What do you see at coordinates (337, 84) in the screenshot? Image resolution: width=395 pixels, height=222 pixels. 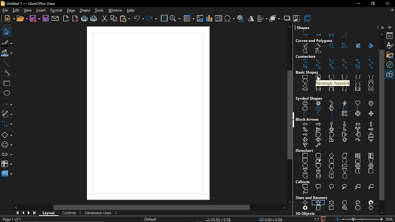 I see `basic shapes` at bounding box center [337, 84].